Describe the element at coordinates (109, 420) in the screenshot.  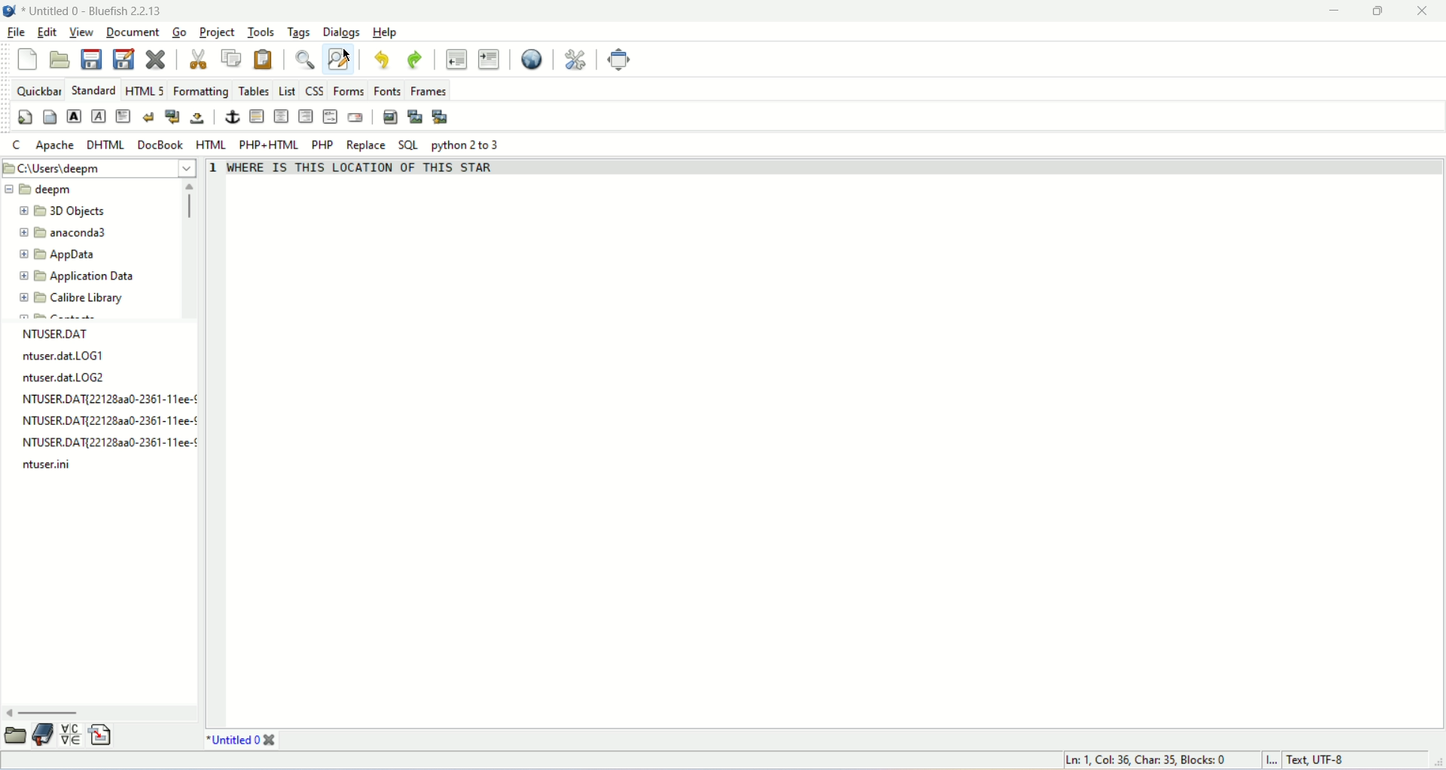
I see `file name` at that location.